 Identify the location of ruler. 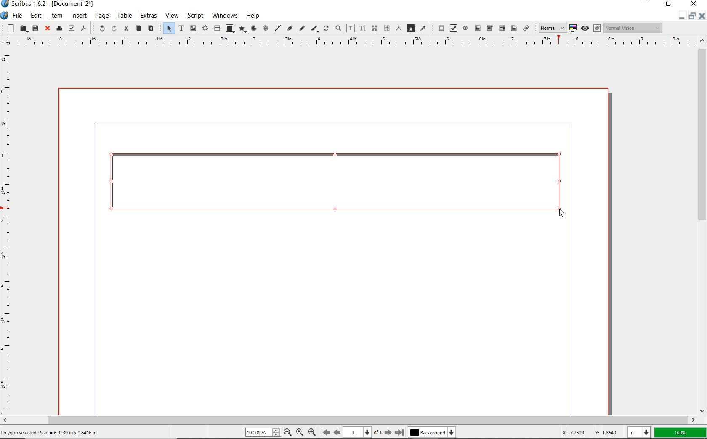
(350, 42).